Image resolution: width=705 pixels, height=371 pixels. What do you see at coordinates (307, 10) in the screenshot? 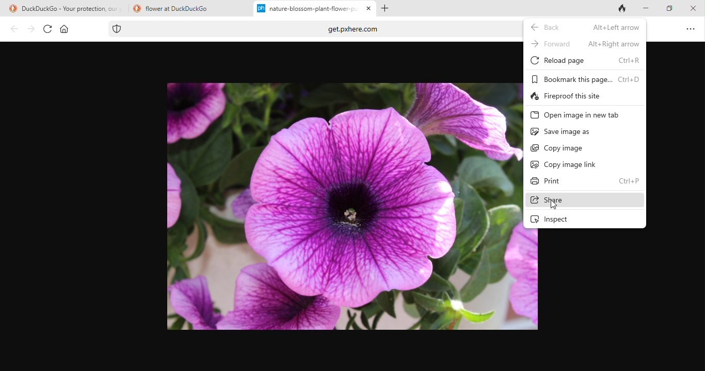
I see ` nature-blossom--plant-flower-` at bounding box center [307, 10].